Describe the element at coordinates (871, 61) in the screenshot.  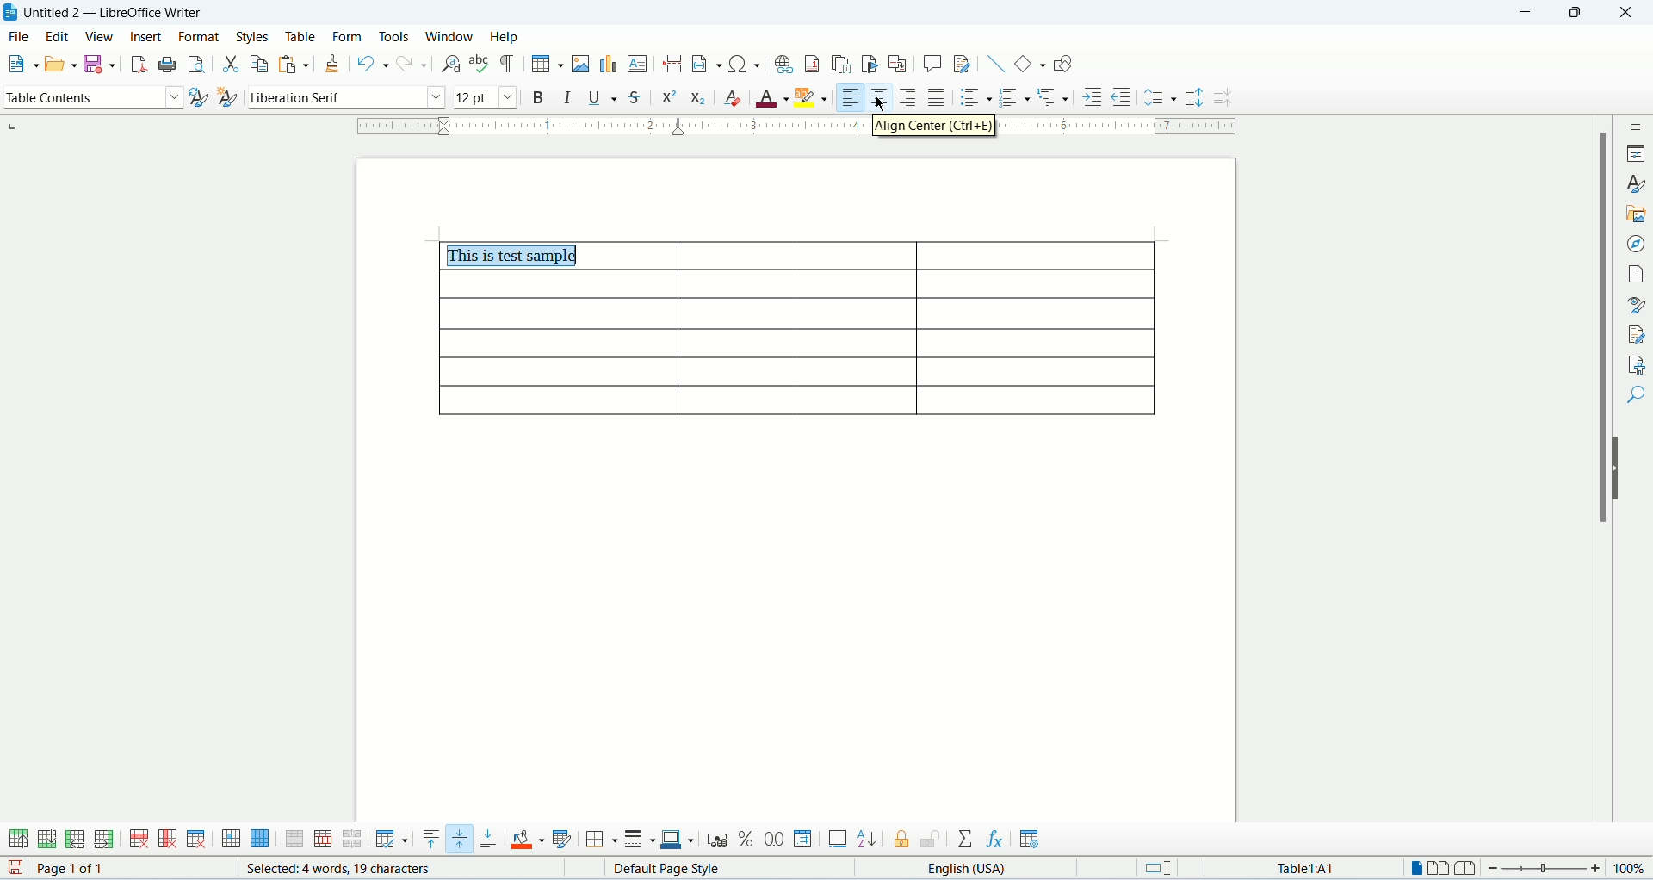
I see `insert bookmark` at that location.